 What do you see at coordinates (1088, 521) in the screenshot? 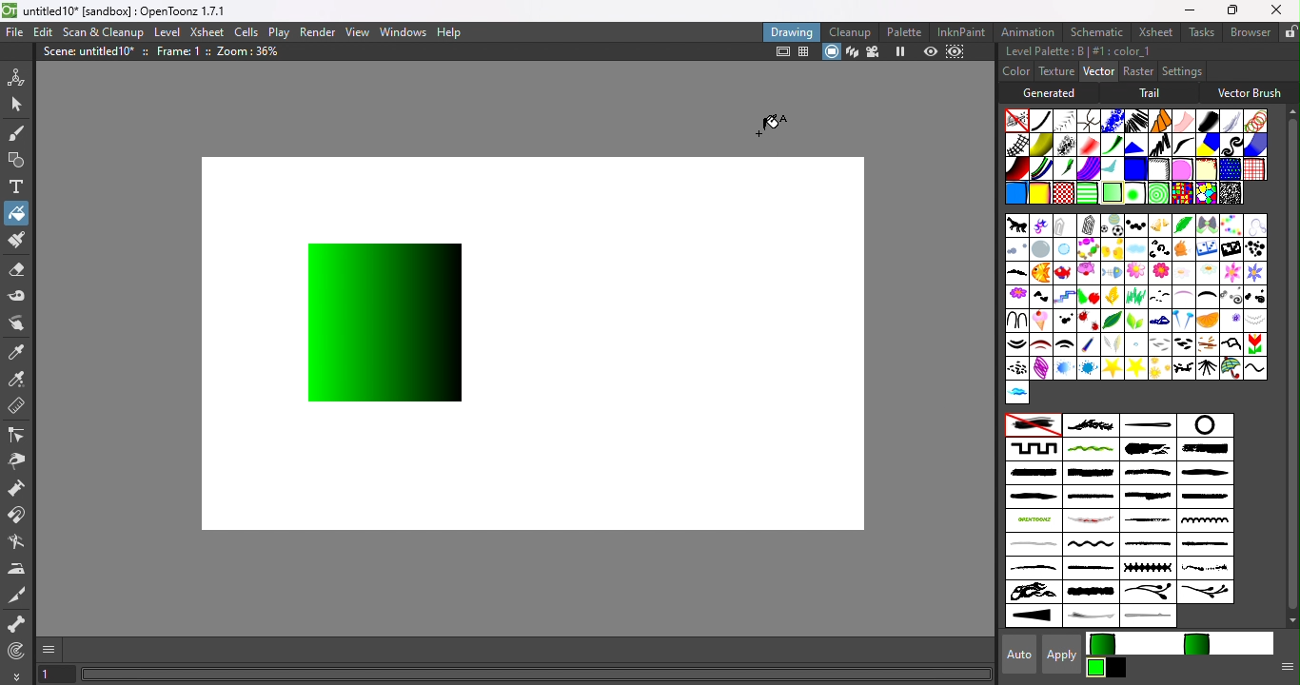
I see `scratch` at bounding box center [1088, 521].